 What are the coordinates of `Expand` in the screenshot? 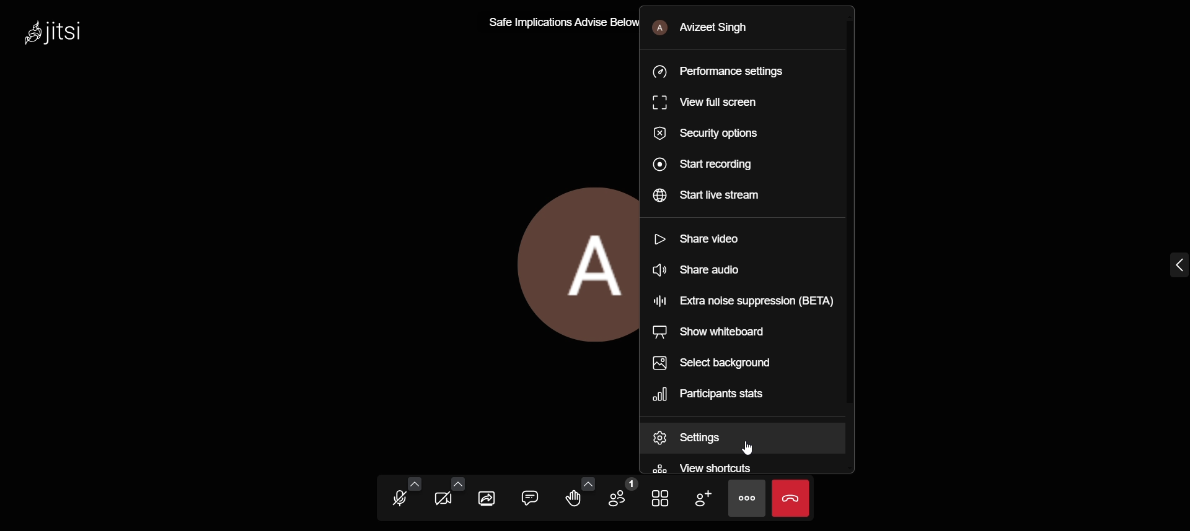 It's located at (1158, 268).